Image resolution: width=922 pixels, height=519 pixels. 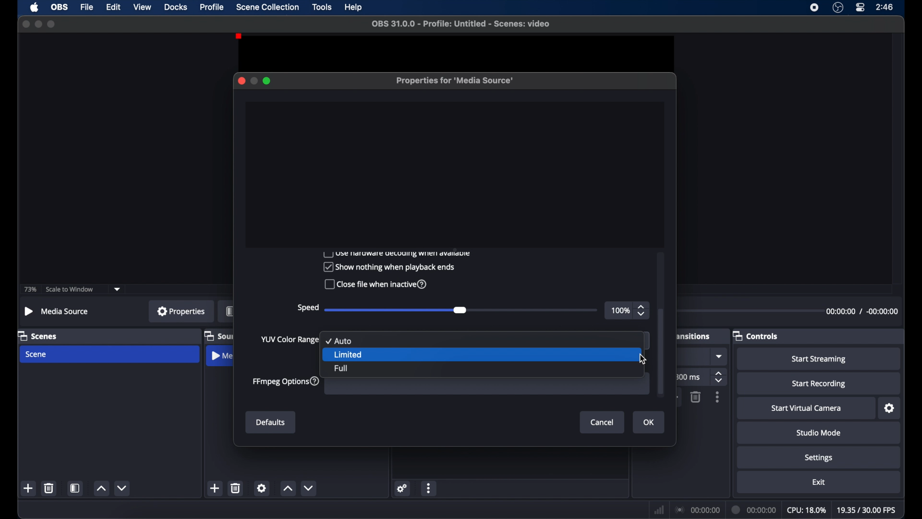 I want to click on minimize, so click(x=38, y=24).